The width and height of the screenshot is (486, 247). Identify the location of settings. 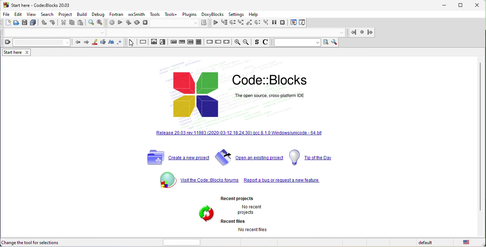
(238, 15).